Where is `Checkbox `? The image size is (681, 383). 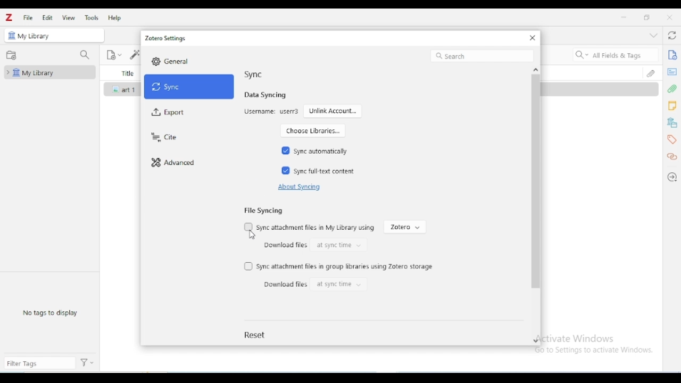
Checkbox  is located at coordinates (248, 267).